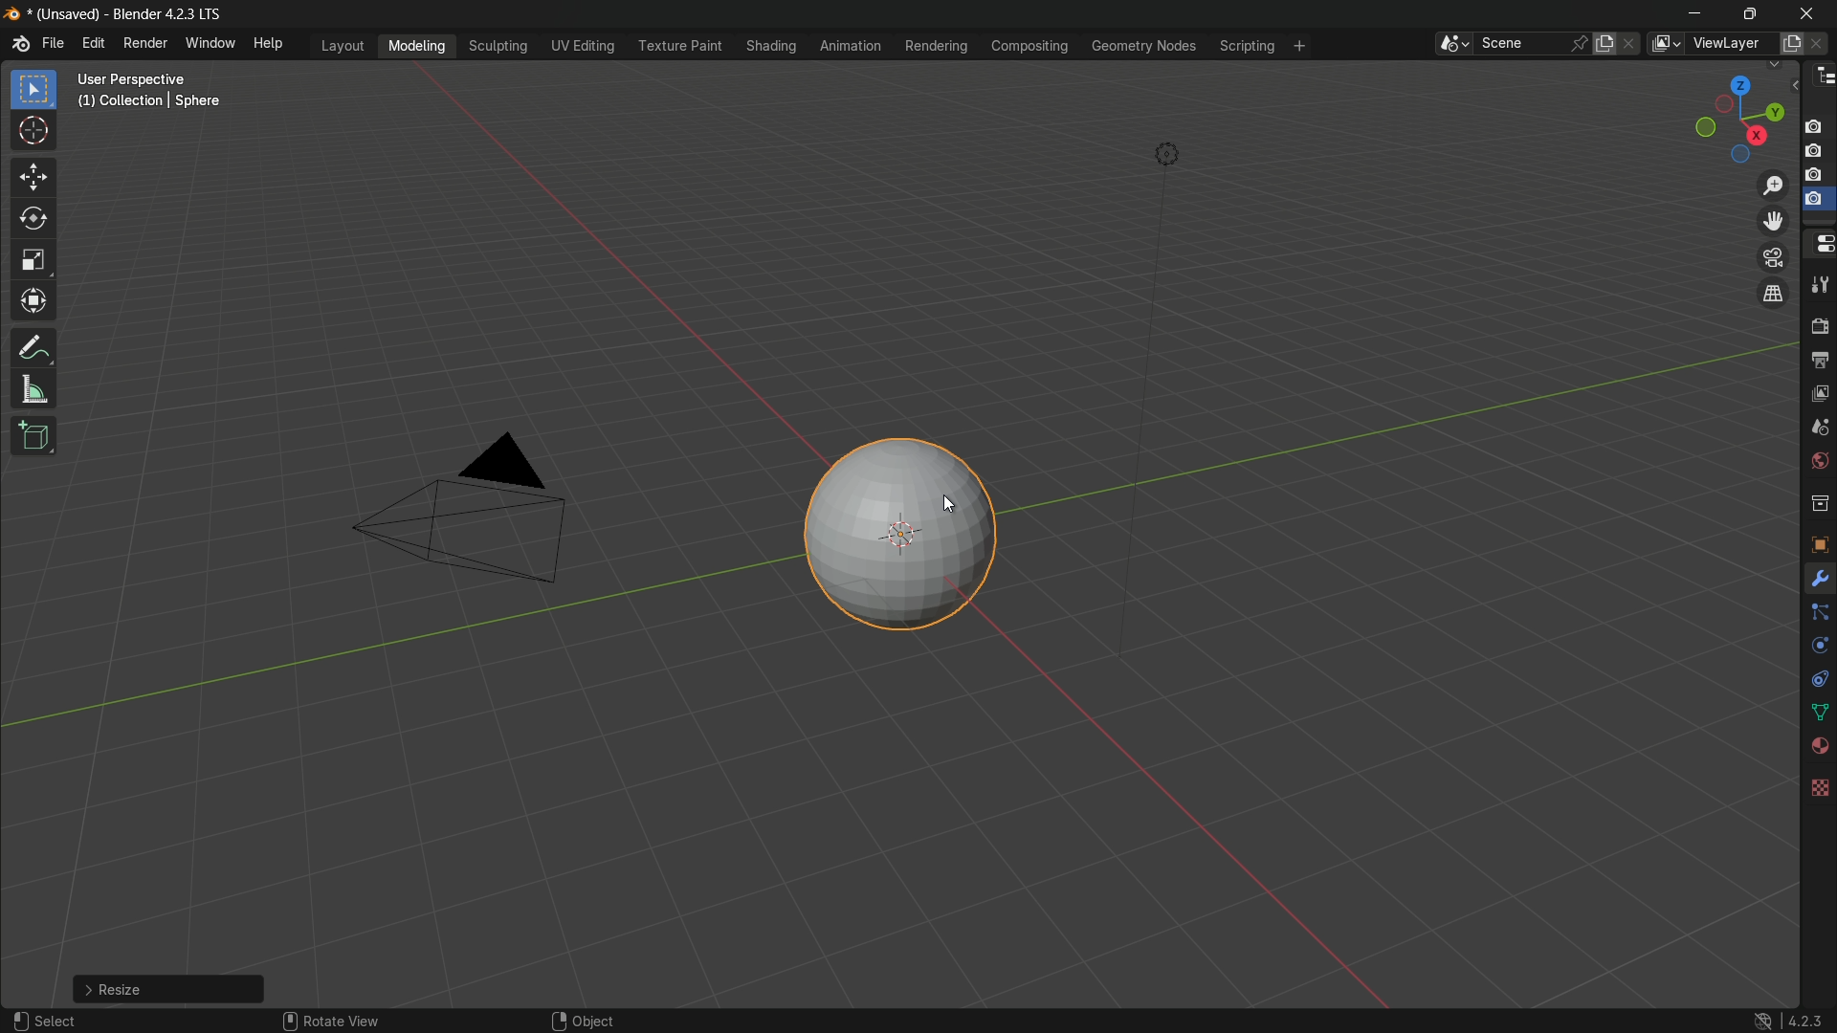  Describe the element at coordinates (1819, 785) in the screenshot. I see `texture` at that location.